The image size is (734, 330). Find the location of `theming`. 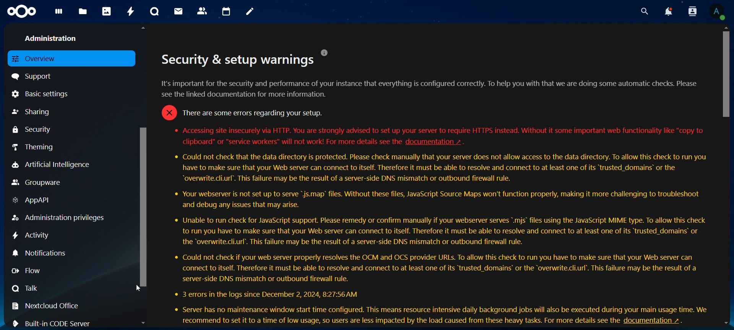

theming is located at coordinates (39, 147).